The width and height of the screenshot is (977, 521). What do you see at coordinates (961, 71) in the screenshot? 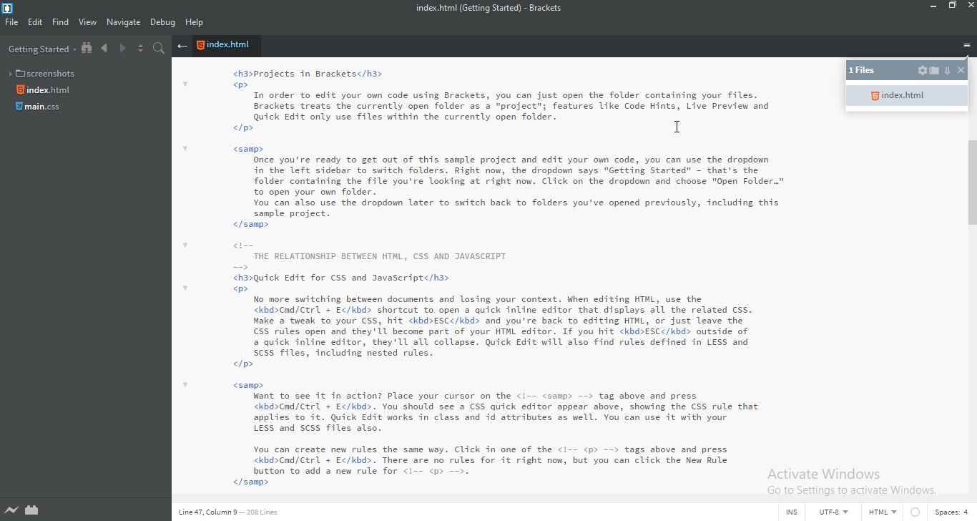
I see `close` at bounding box center [961, 71].